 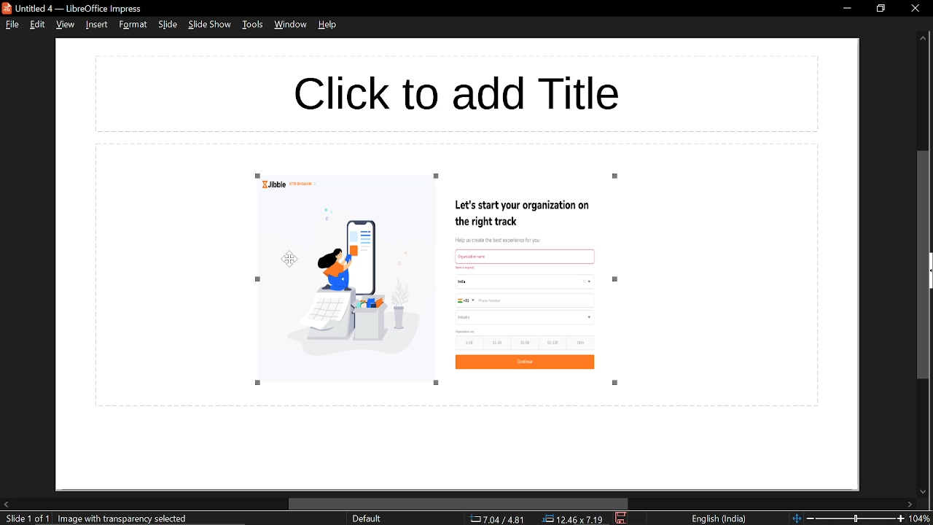 What do you see at coordinates (621, 518) in the screenshot?
I see `save` at bounding box center [621, 518].